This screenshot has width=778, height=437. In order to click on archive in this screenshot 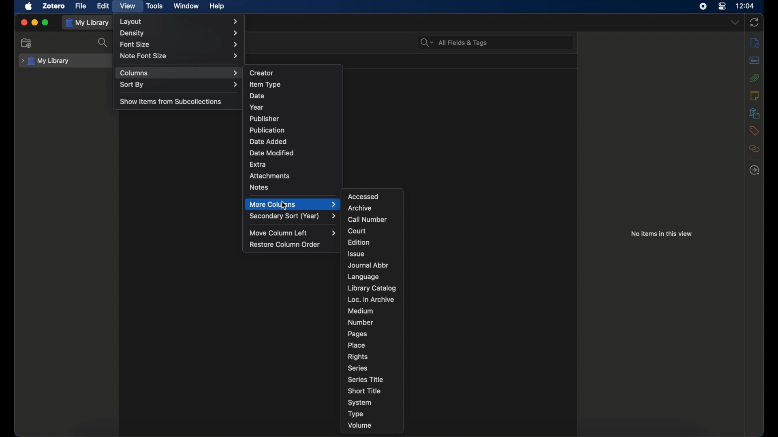, I will do `click(359, 208)`.